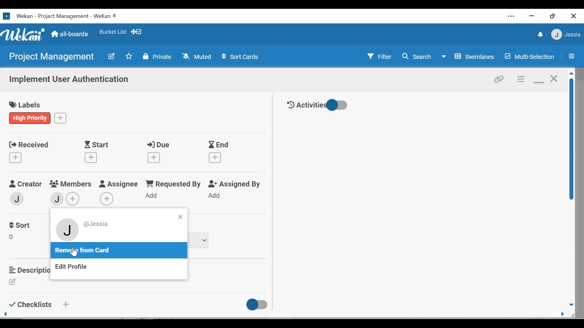 Image resolution: width=584 pixels, height=328 pixels. I want to click on To Do List , so click(200, 241).